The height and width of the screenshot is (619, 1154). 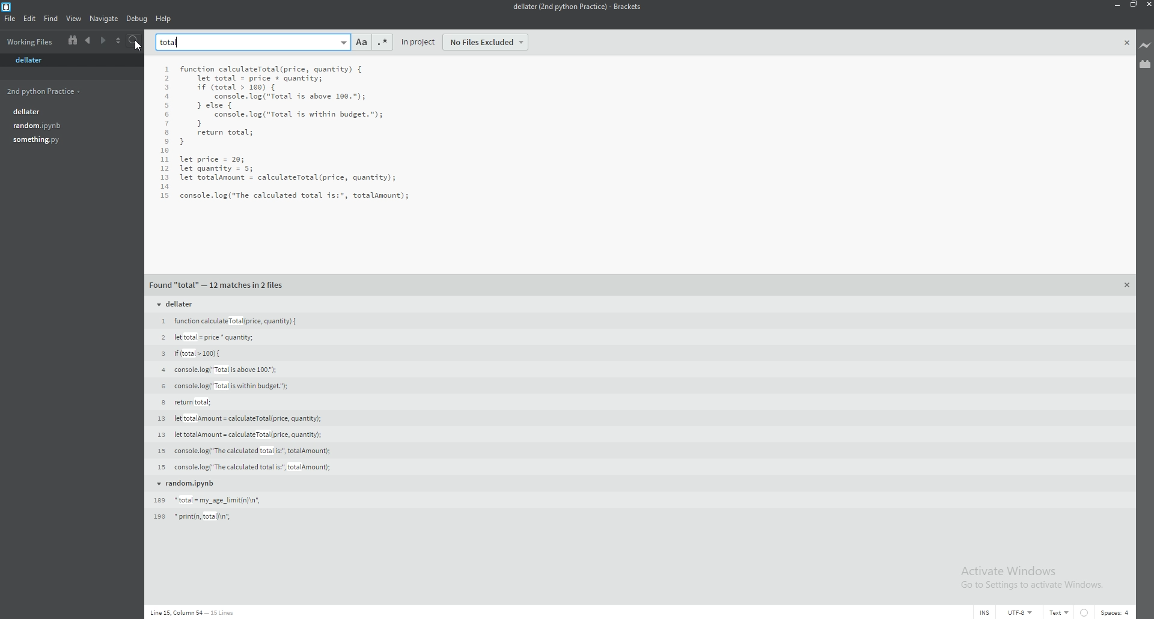 What do you see at coordinates (103, 41) in the screenshot?
I see `next` at bounding box center [103, 41].